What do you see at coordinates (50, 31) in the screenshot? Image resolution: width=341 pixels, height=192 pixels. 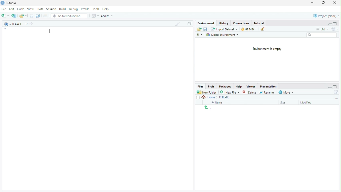 I see `Cursor` at bounding box center [50, 31].